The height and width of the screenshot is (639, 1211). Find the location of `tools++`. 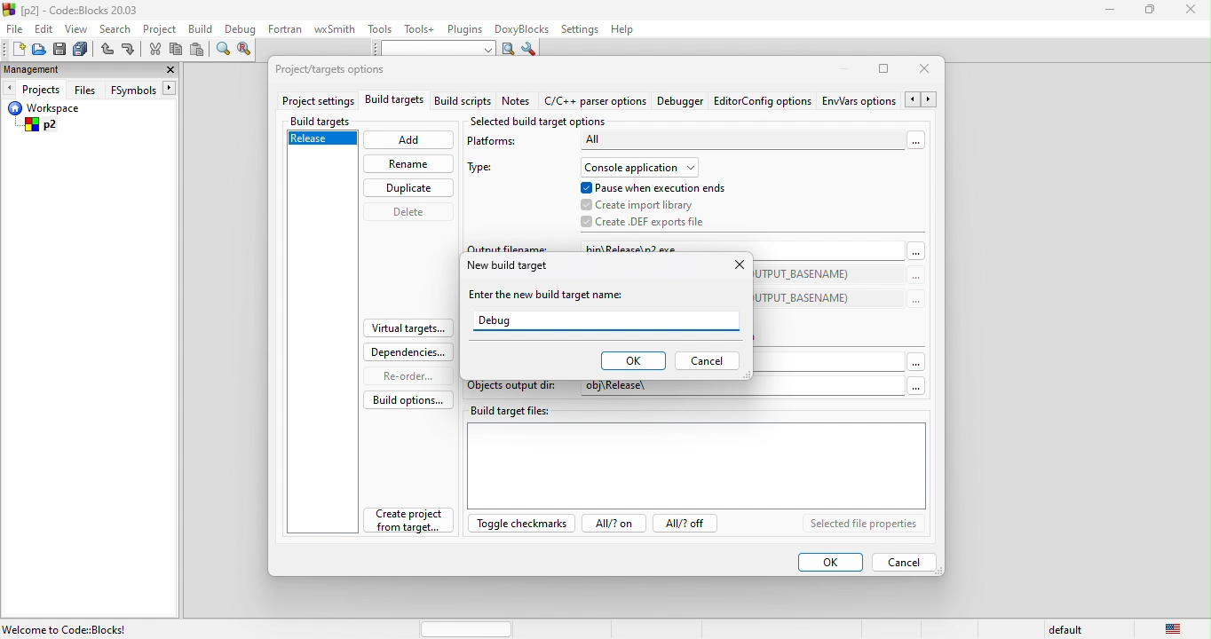

tools++ is located at coordinates (420, 28).